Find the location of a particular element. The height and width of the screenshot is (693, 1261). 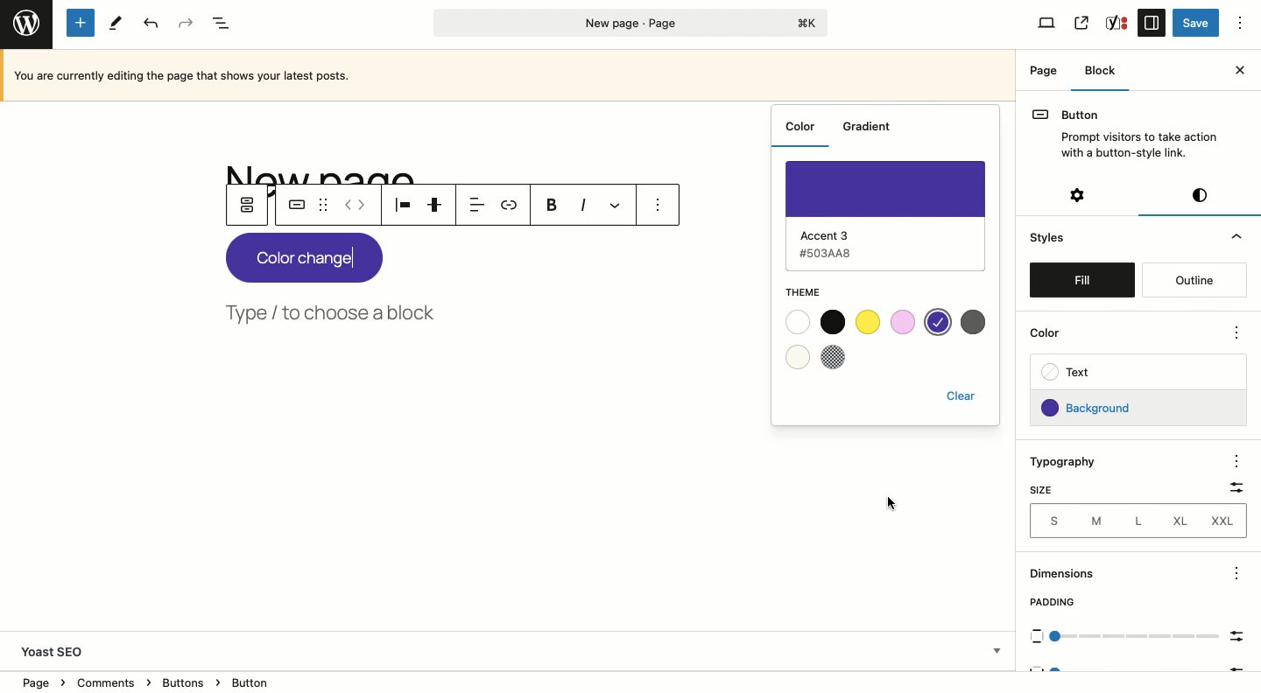

L is located at coordinates (1141, 521).